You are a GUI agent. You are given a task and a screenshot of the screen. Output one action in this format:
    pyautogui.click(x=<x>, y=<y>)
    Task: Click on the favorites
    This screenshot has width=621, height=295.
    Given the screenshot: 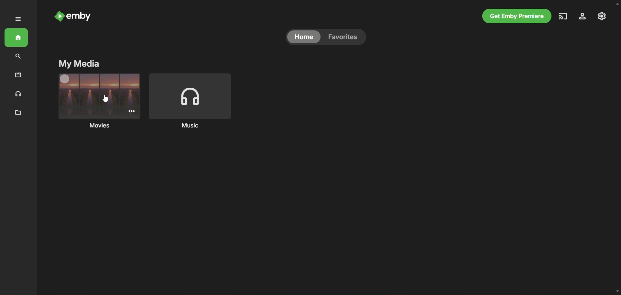 What is the action you would take?
    pyautogui.click(x=346, y=38)
    